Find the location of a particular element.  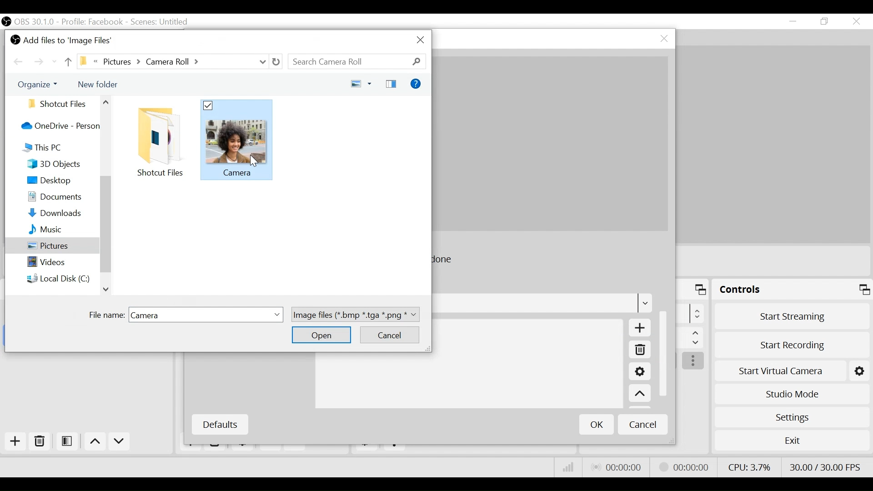

Cancel is located at coordinates (391, 335).